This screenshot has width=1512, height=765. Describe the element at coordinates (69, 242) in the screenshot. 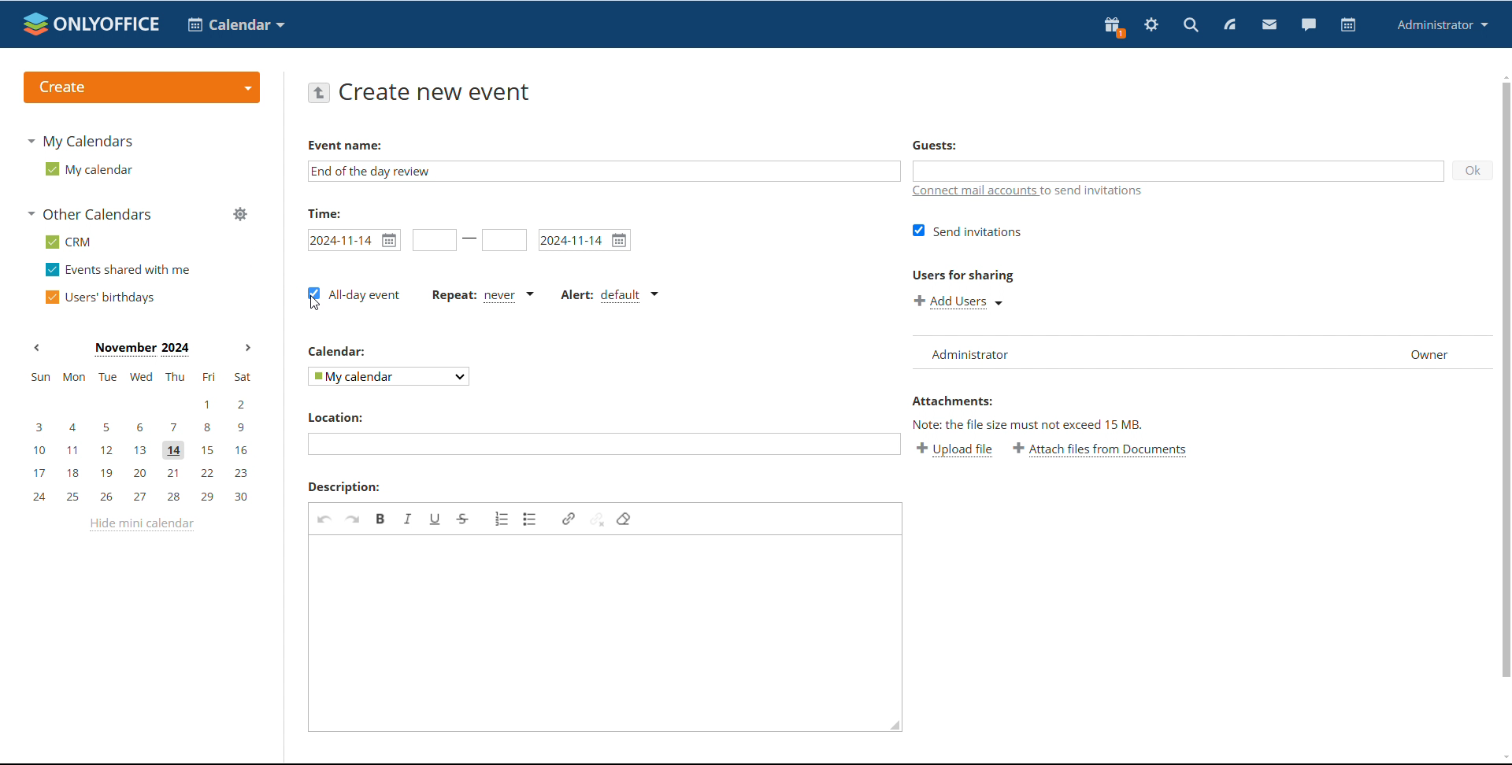

I see `crm` at that location.